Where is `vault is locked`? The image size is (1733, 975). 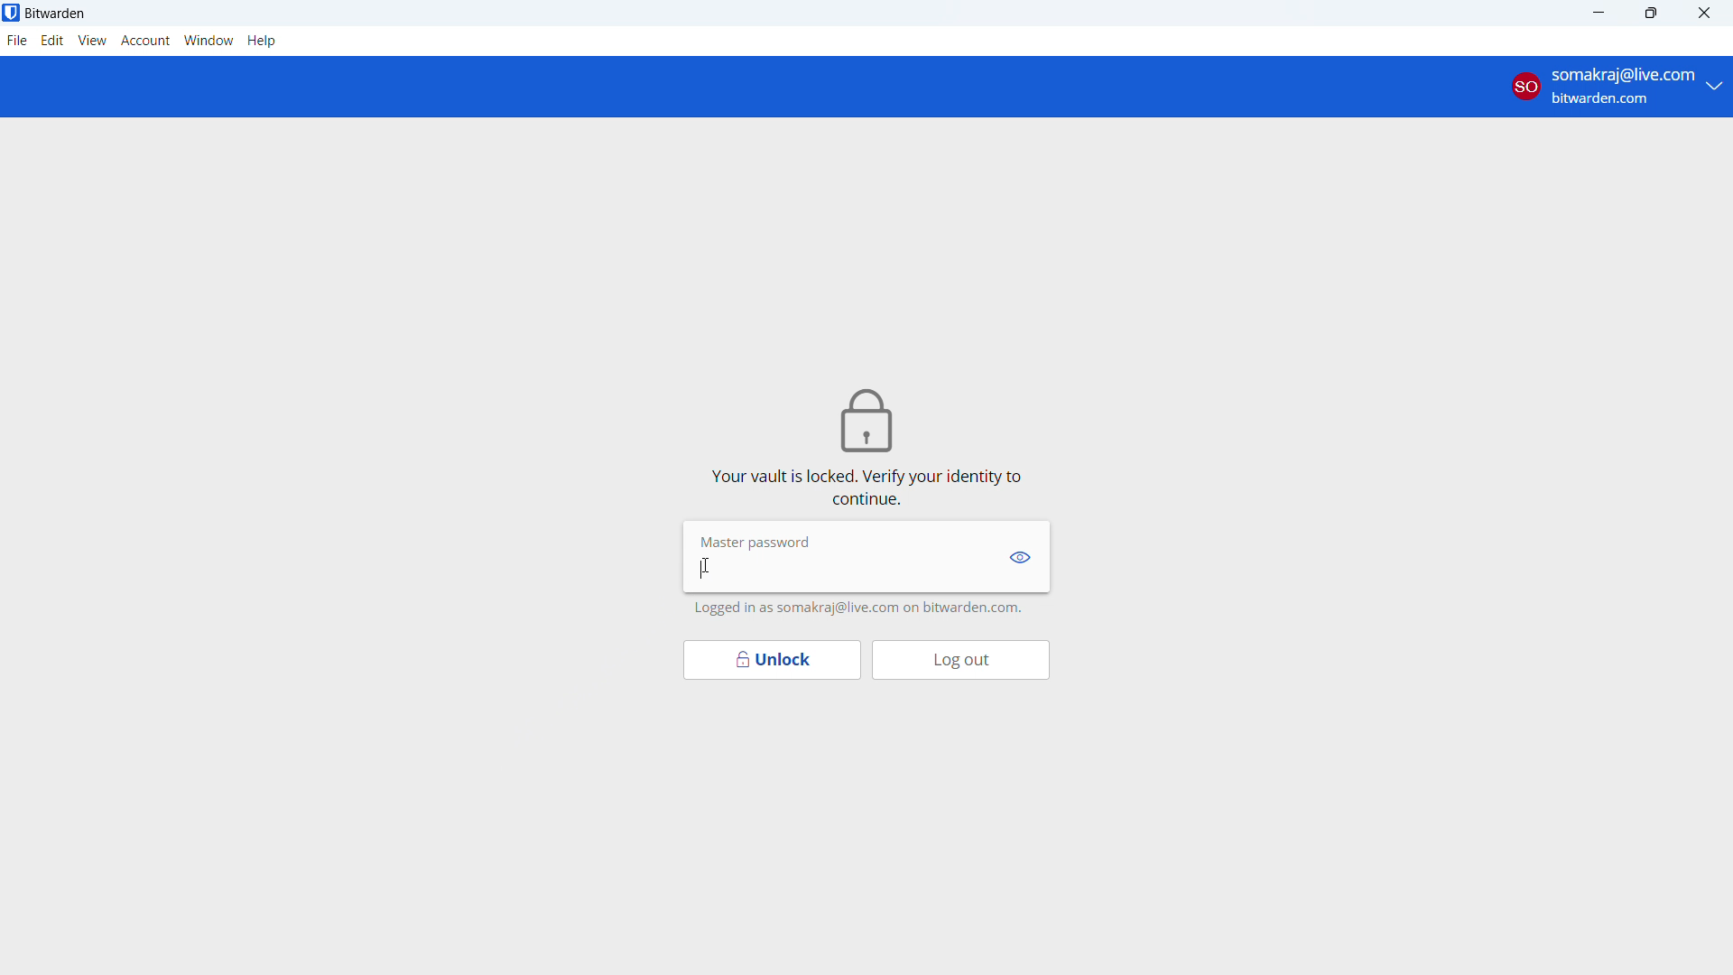
vault is locked is located at coordinates (866, 487).